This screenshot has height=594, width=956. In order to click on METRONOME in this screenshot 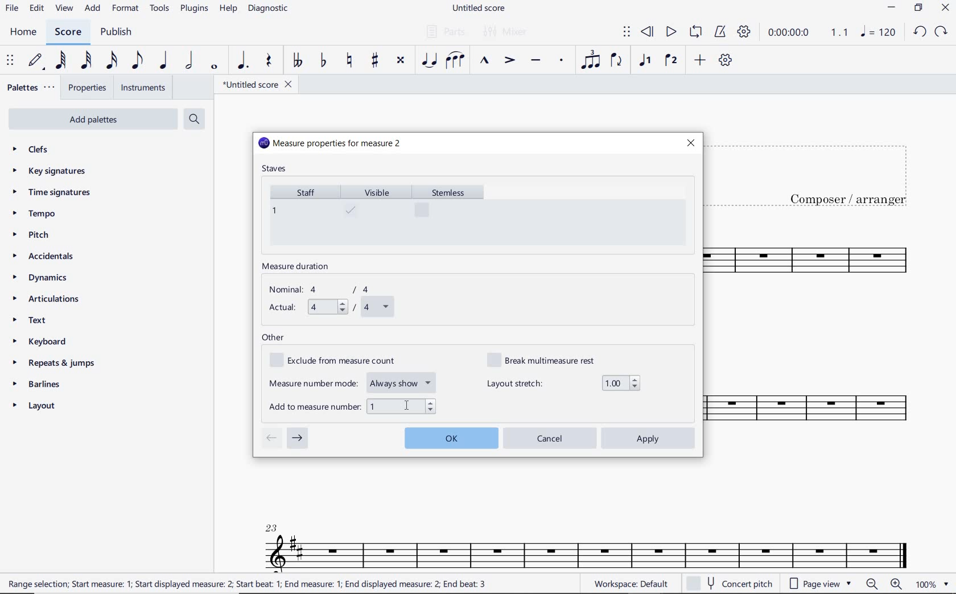, I will do `click(720, 32)`.